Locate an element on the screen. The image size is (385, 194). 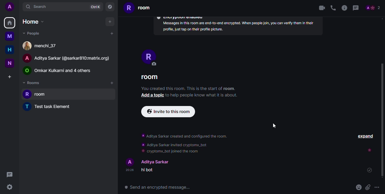
Invite to this room is located at coordinates (171, 112).